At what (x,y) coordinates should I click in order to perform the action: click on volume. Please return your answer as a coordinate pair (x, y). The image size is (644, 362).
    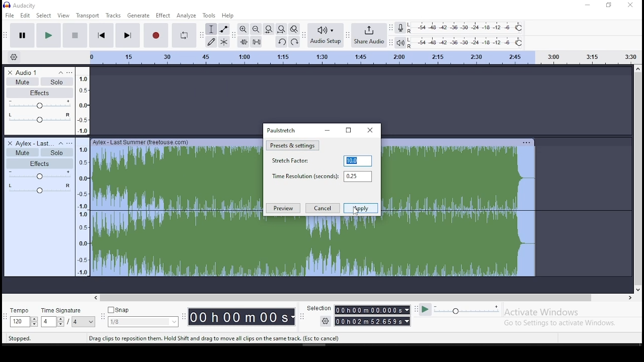
    Looking at the image, I should click on (42, 176).